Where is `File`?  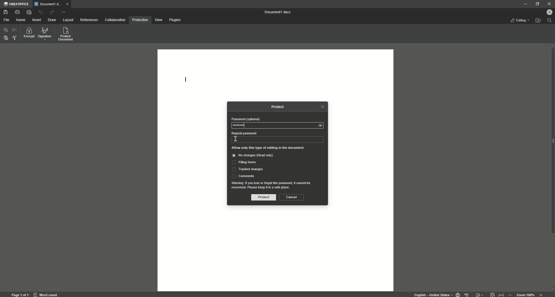
File is located at coordinates (6, 20).